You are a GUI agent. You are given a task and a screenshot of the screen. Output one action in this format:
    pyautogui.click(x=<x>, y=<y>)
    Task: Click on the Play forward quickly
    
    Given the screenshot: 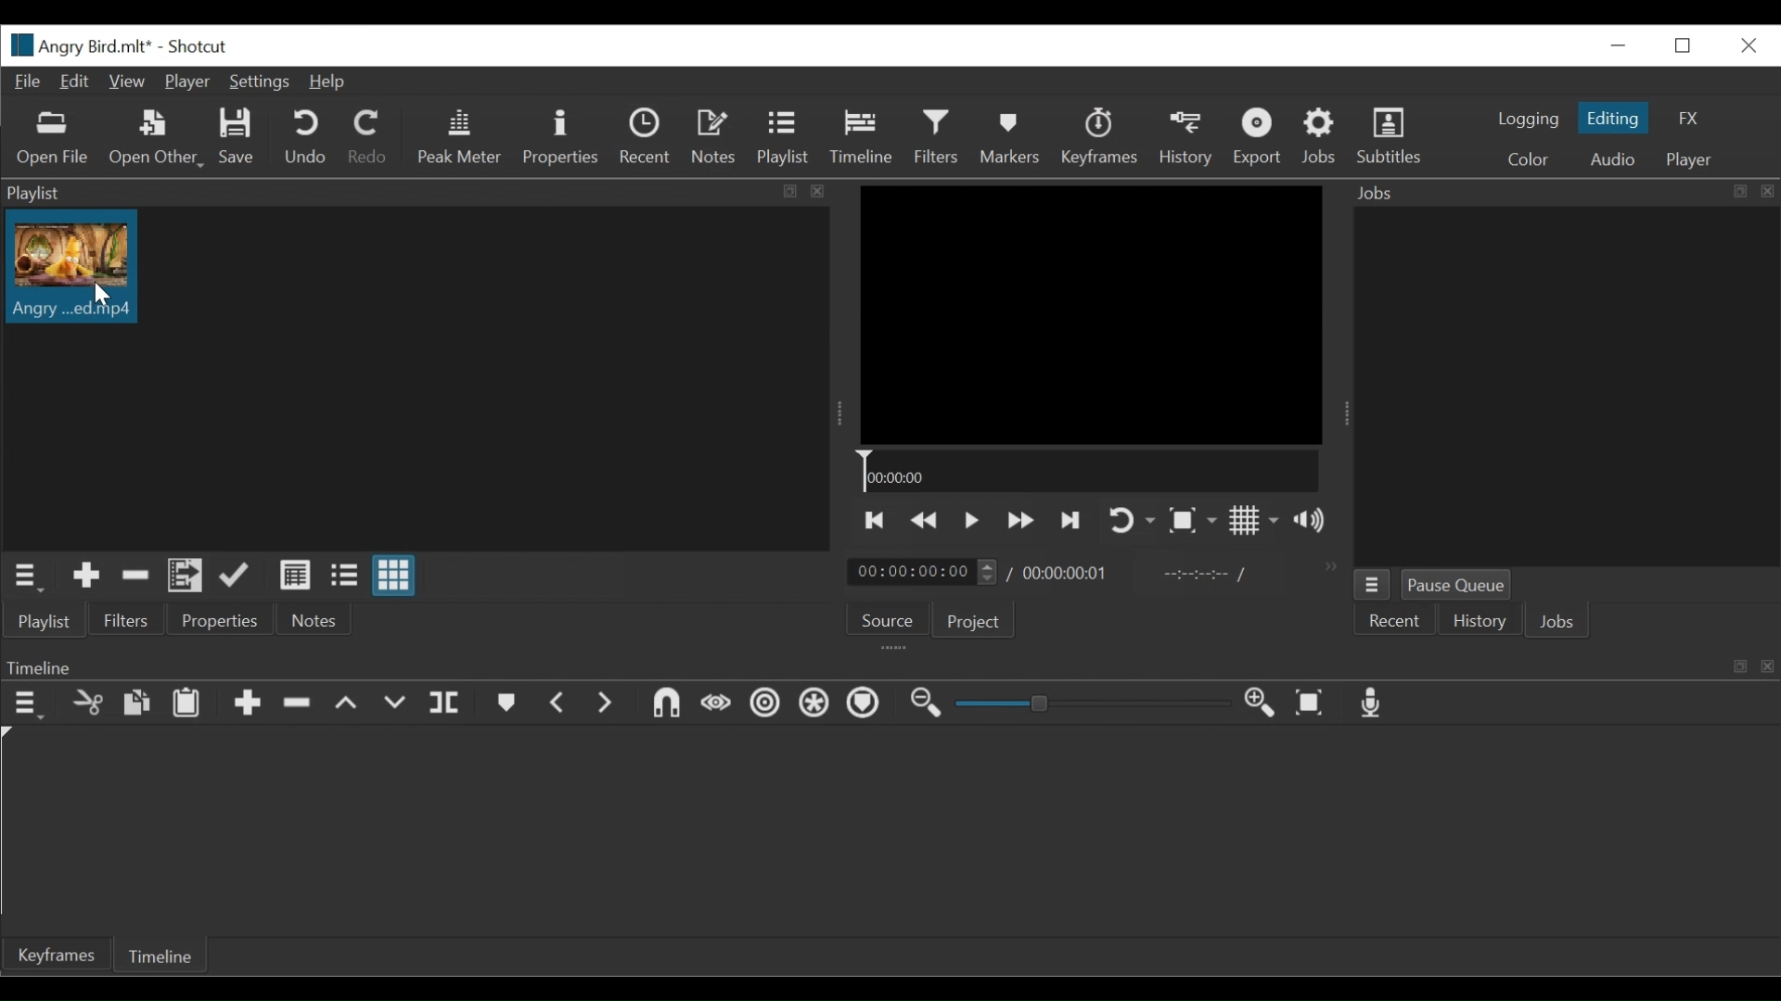 What is the action you would take?
    pyautogui.click(x=1021, y=520)
    